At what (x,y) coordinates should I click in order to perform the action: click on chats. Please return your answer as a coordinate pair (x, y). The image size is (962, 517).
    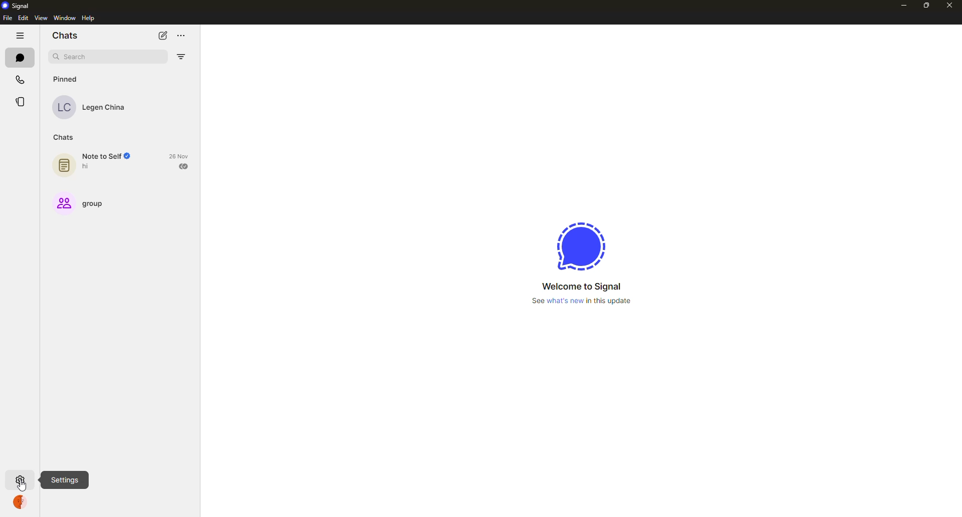
    Looking at the image, I should click on (65, 36).